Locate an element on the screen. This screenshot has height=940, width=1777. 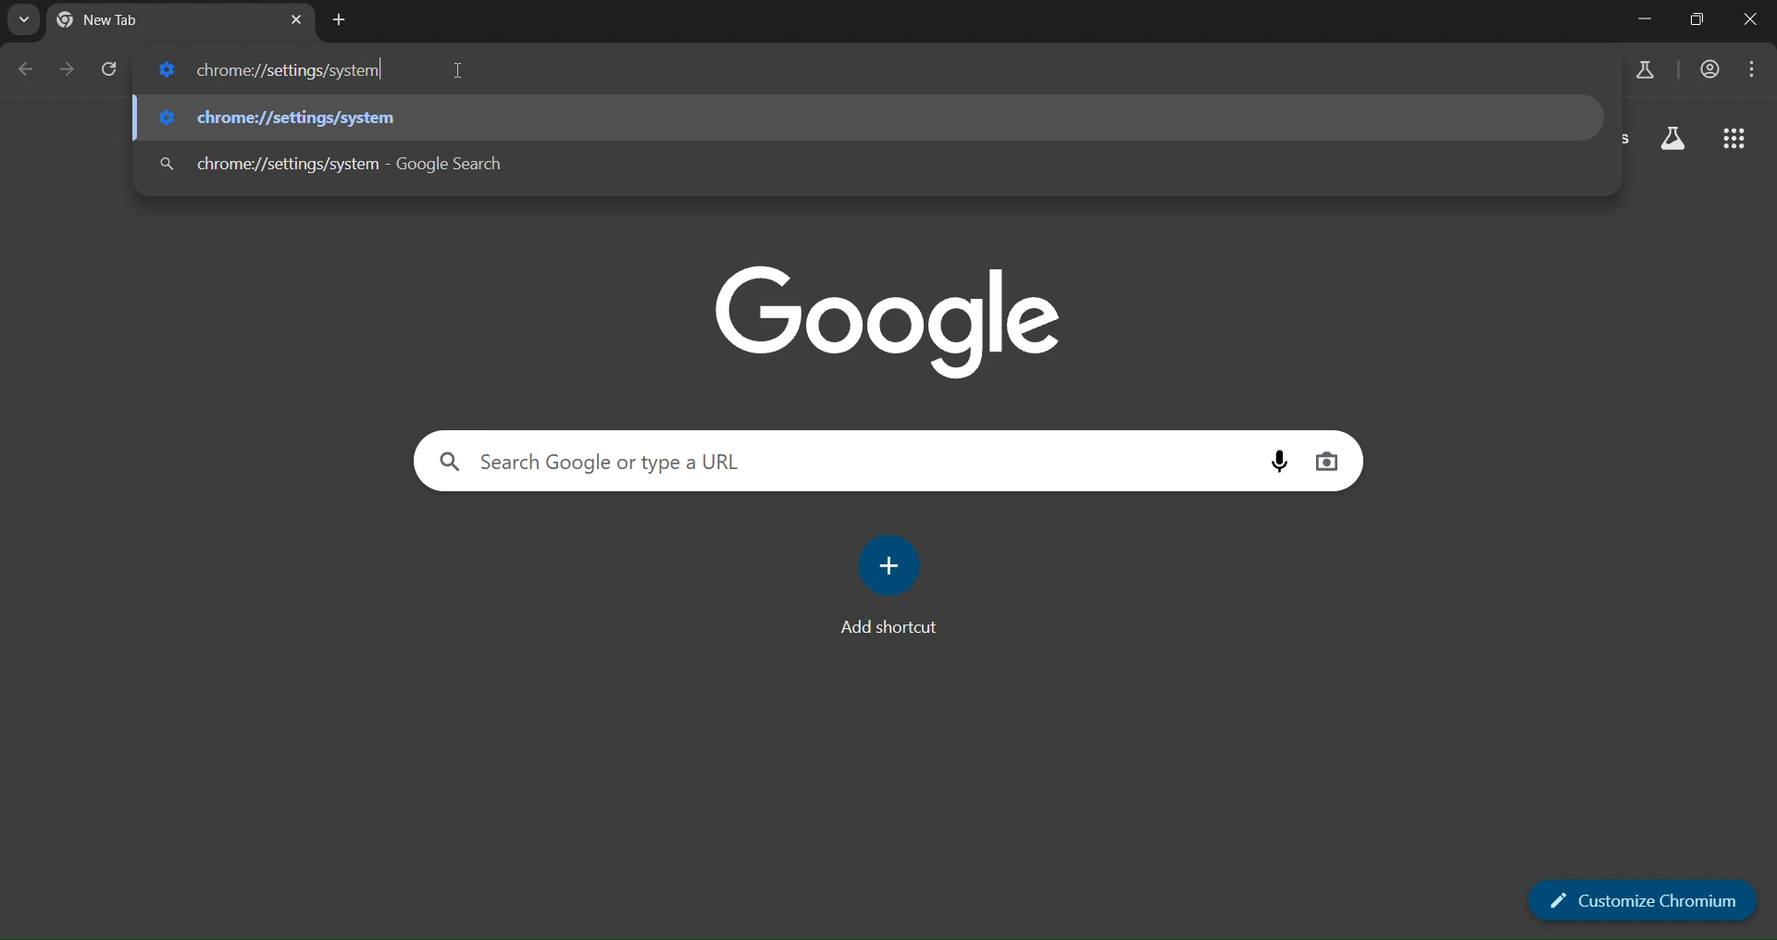
close is located at coordinates (1749, 20).